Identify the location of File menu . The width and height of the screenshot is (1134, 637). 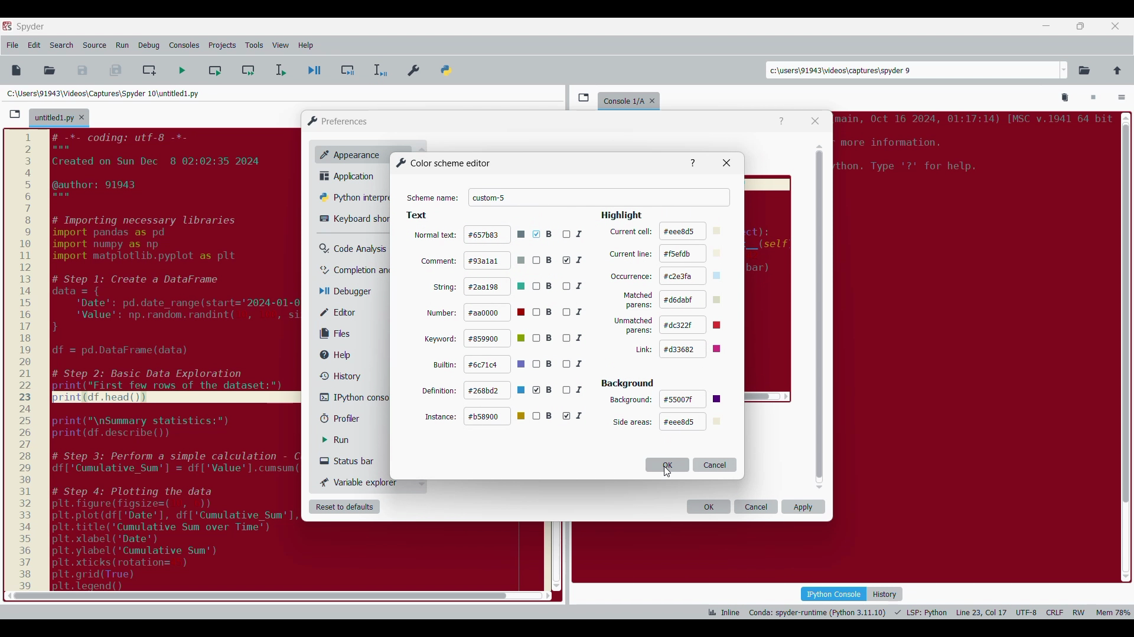
(12, 45).